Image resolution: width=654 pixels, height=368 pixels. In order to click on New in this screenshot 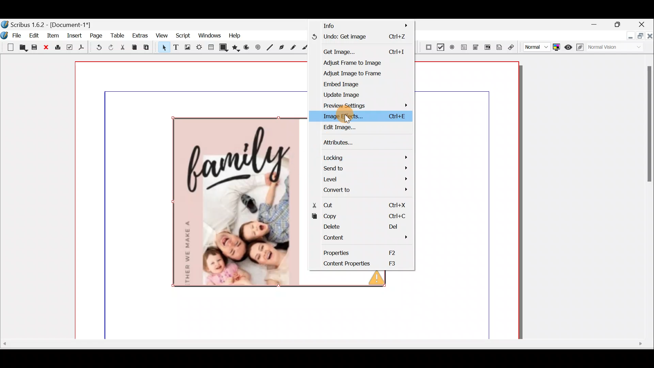, I will do `click(8, 47)`.